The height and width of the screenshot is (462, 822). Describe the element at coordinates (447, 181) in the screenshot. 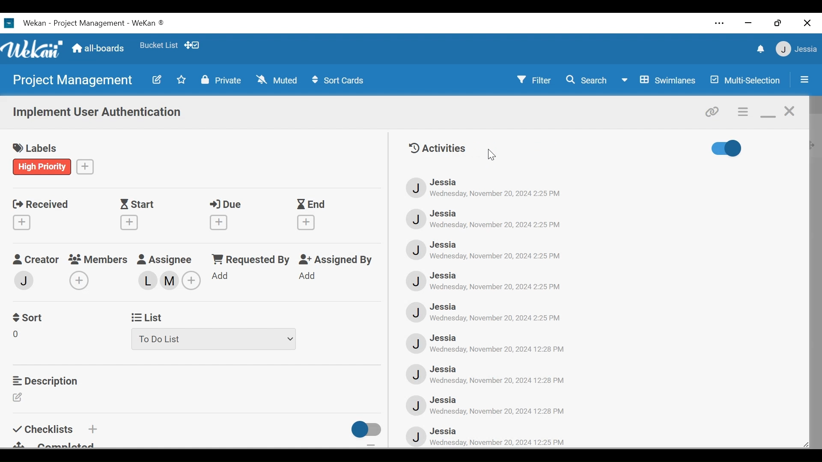

I see `Member Name` at that location.